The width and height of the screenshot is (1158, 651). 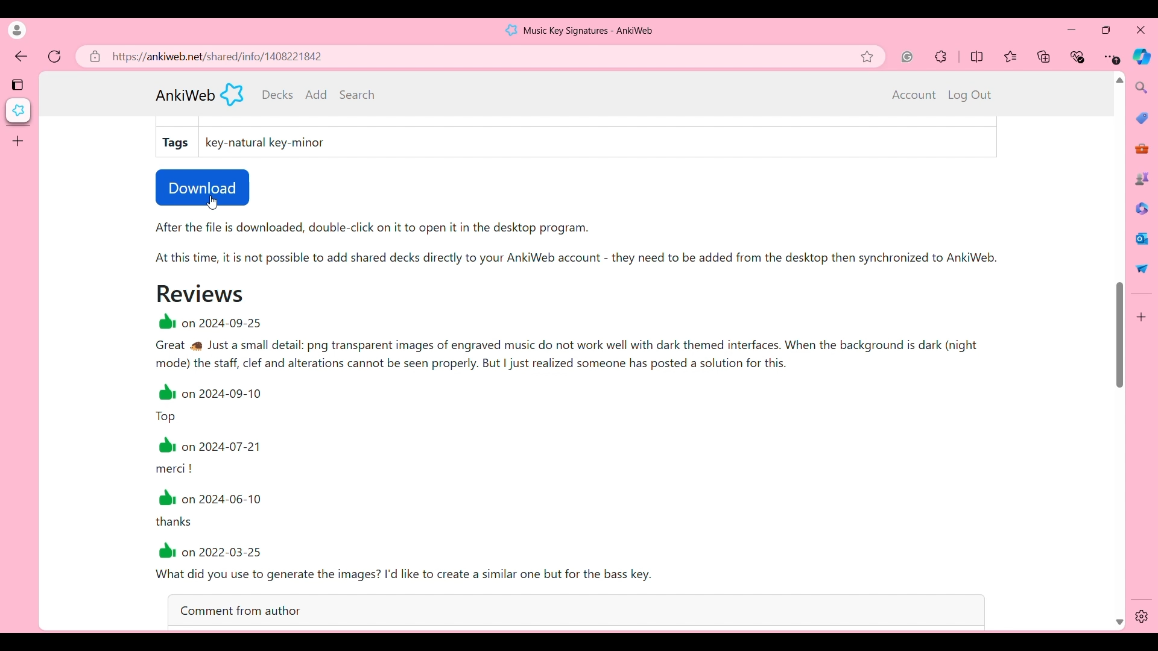 I want to click on Browser shopping, so click(x=1142, y=118).